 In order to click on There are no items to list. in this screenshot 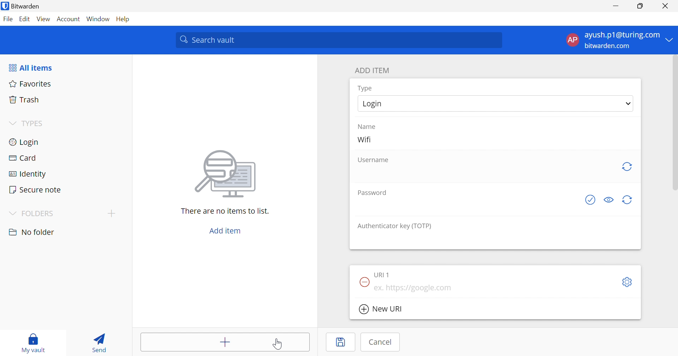, I will do `click(226, 210)`.